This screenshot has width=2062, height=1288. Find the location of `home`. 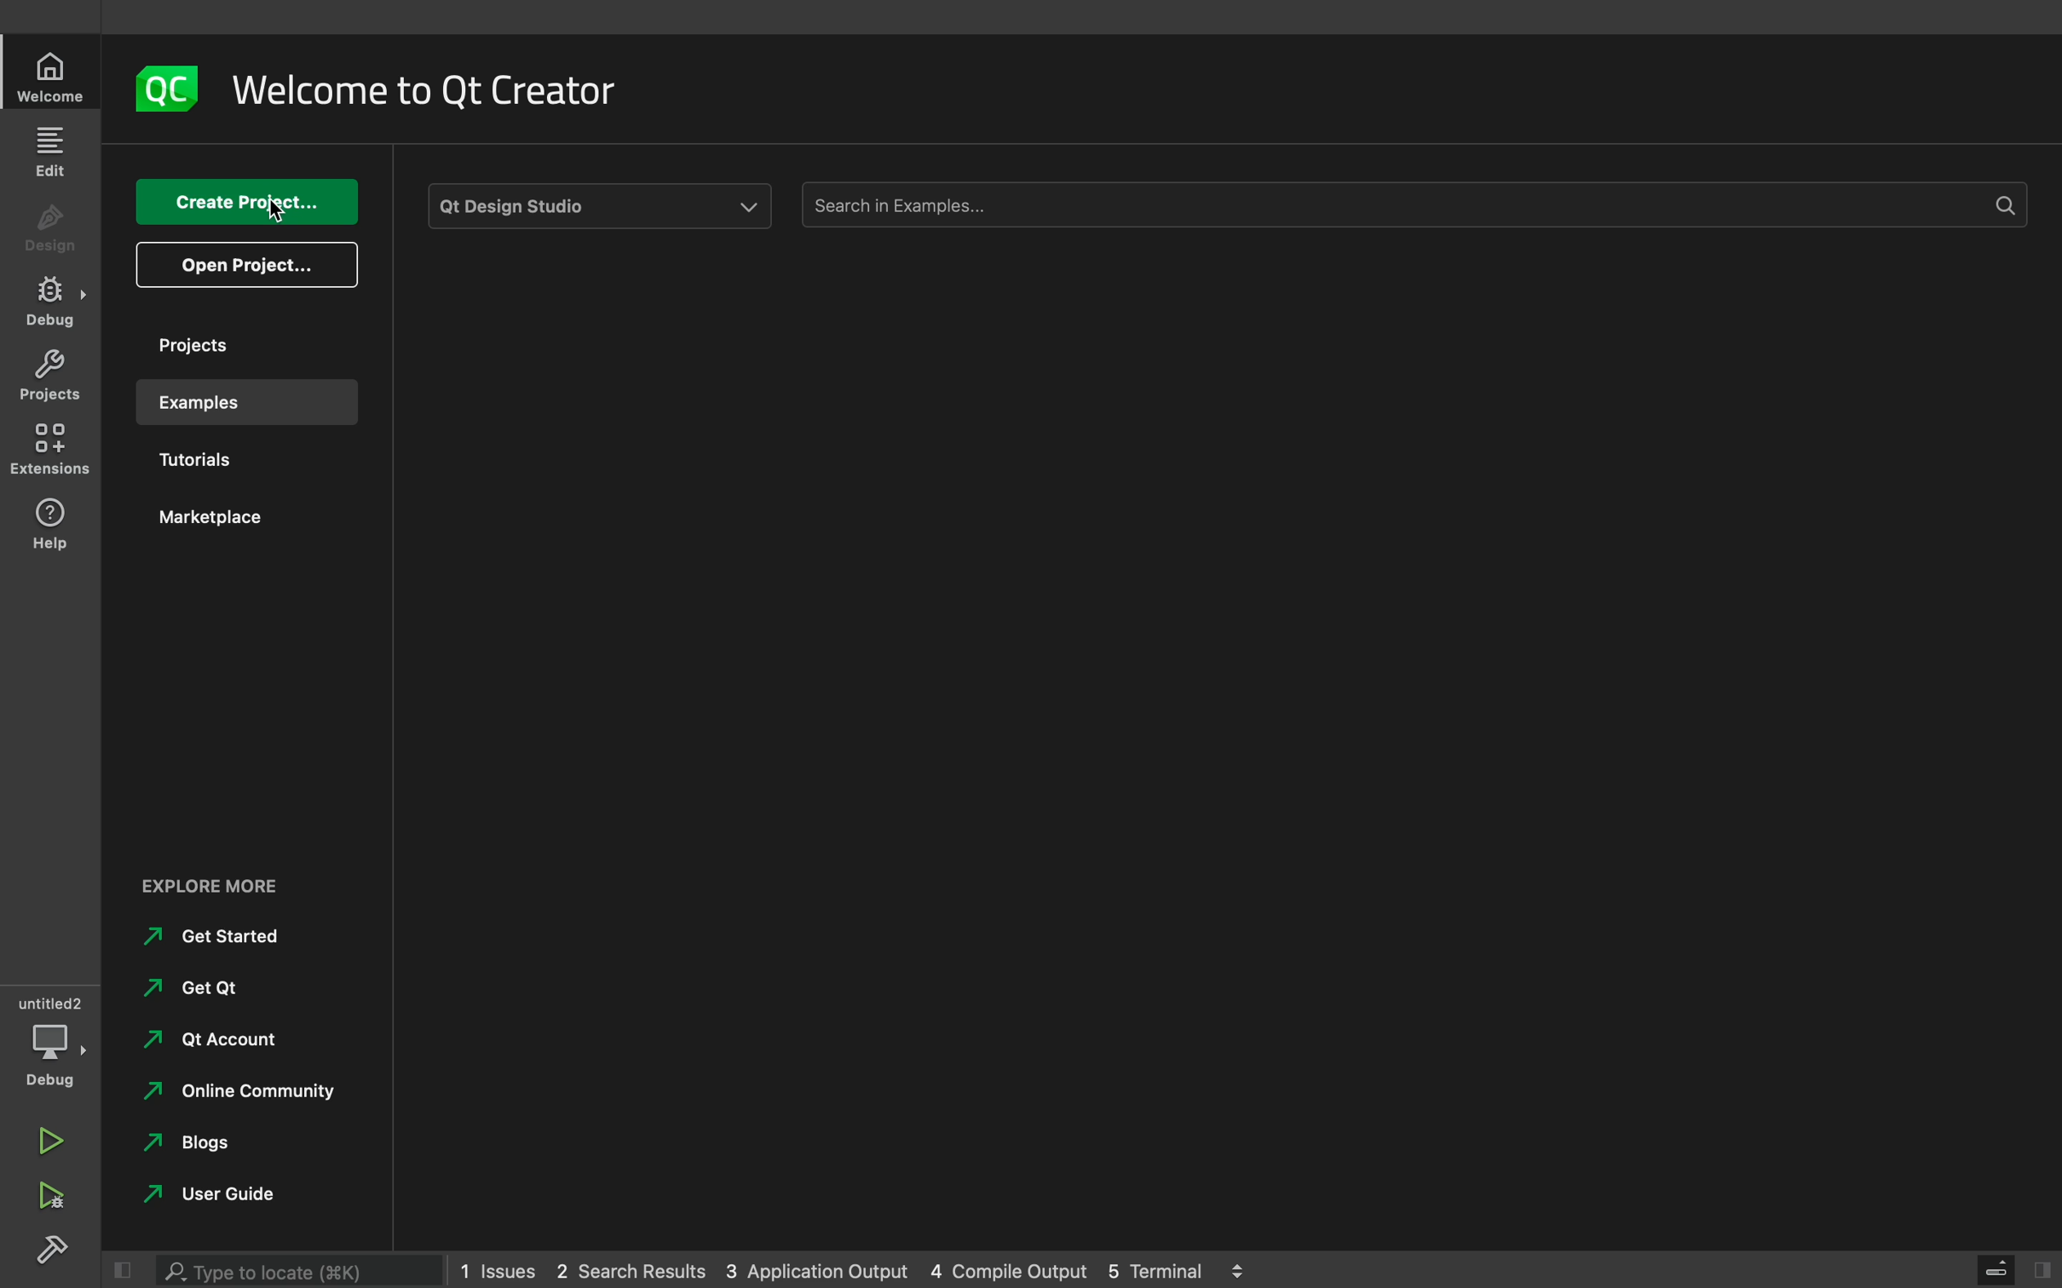

home is located at coordinates (54, 77).